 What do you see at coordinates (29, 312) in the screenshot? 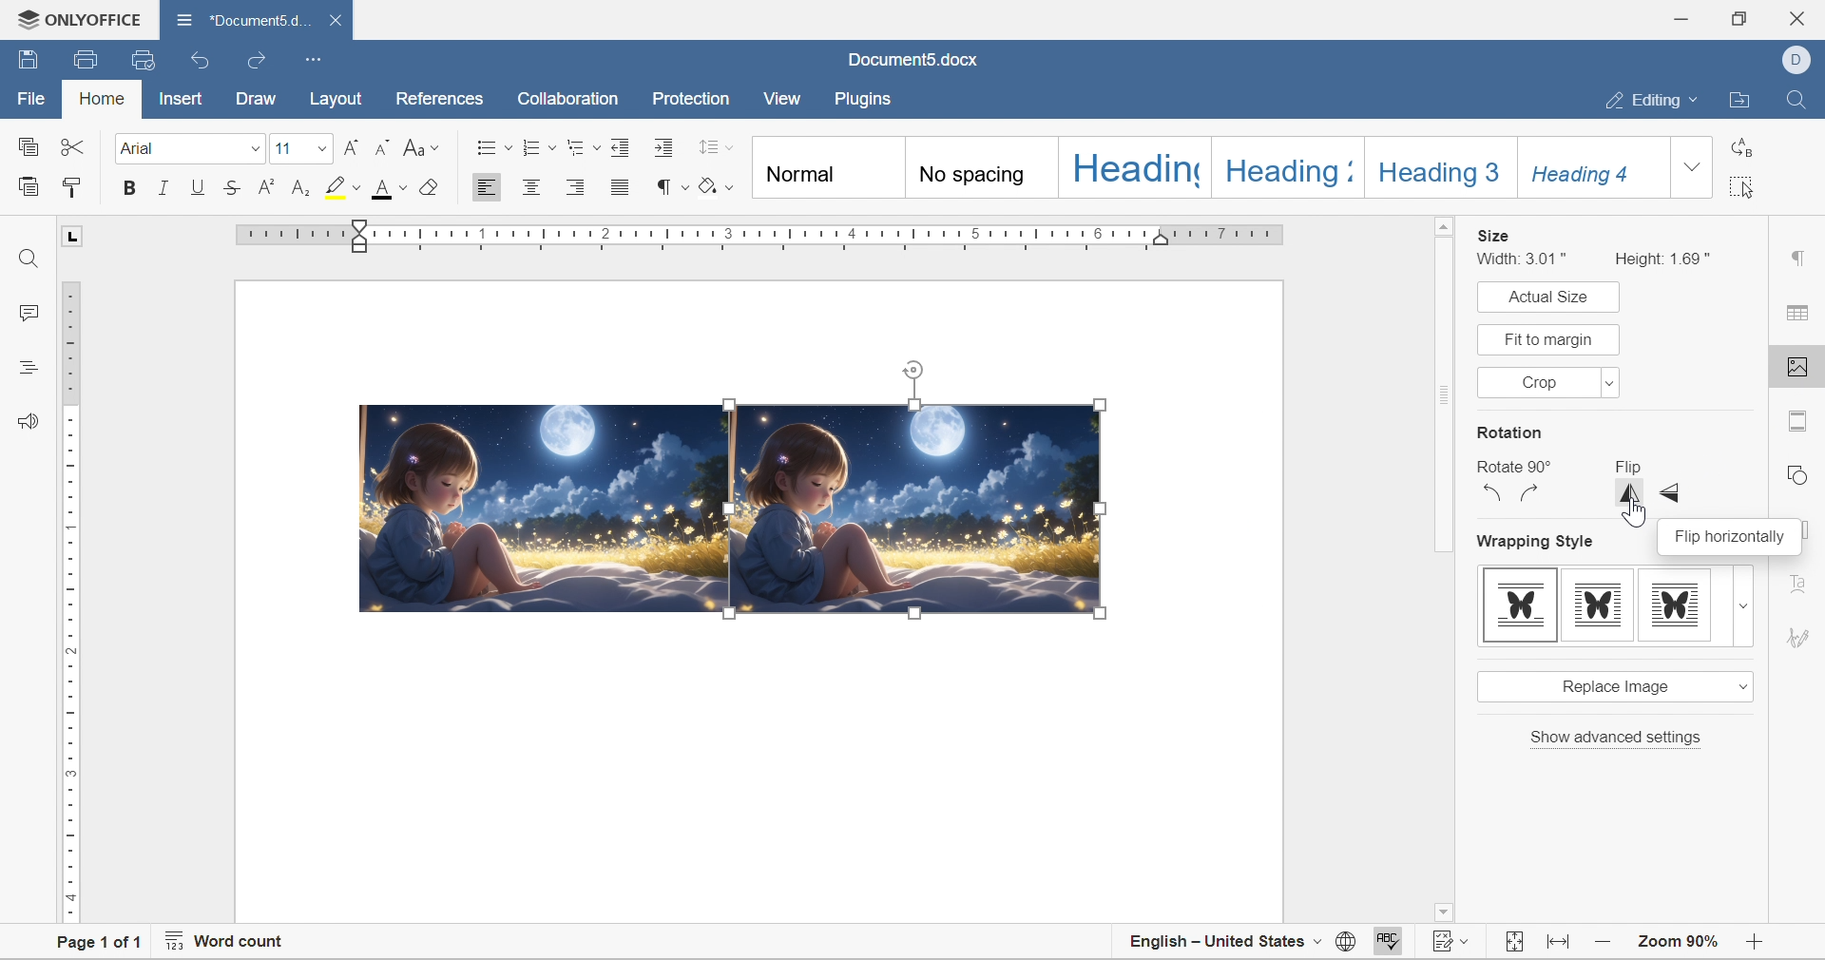
I see `comments` at bounding box center [29, 312].